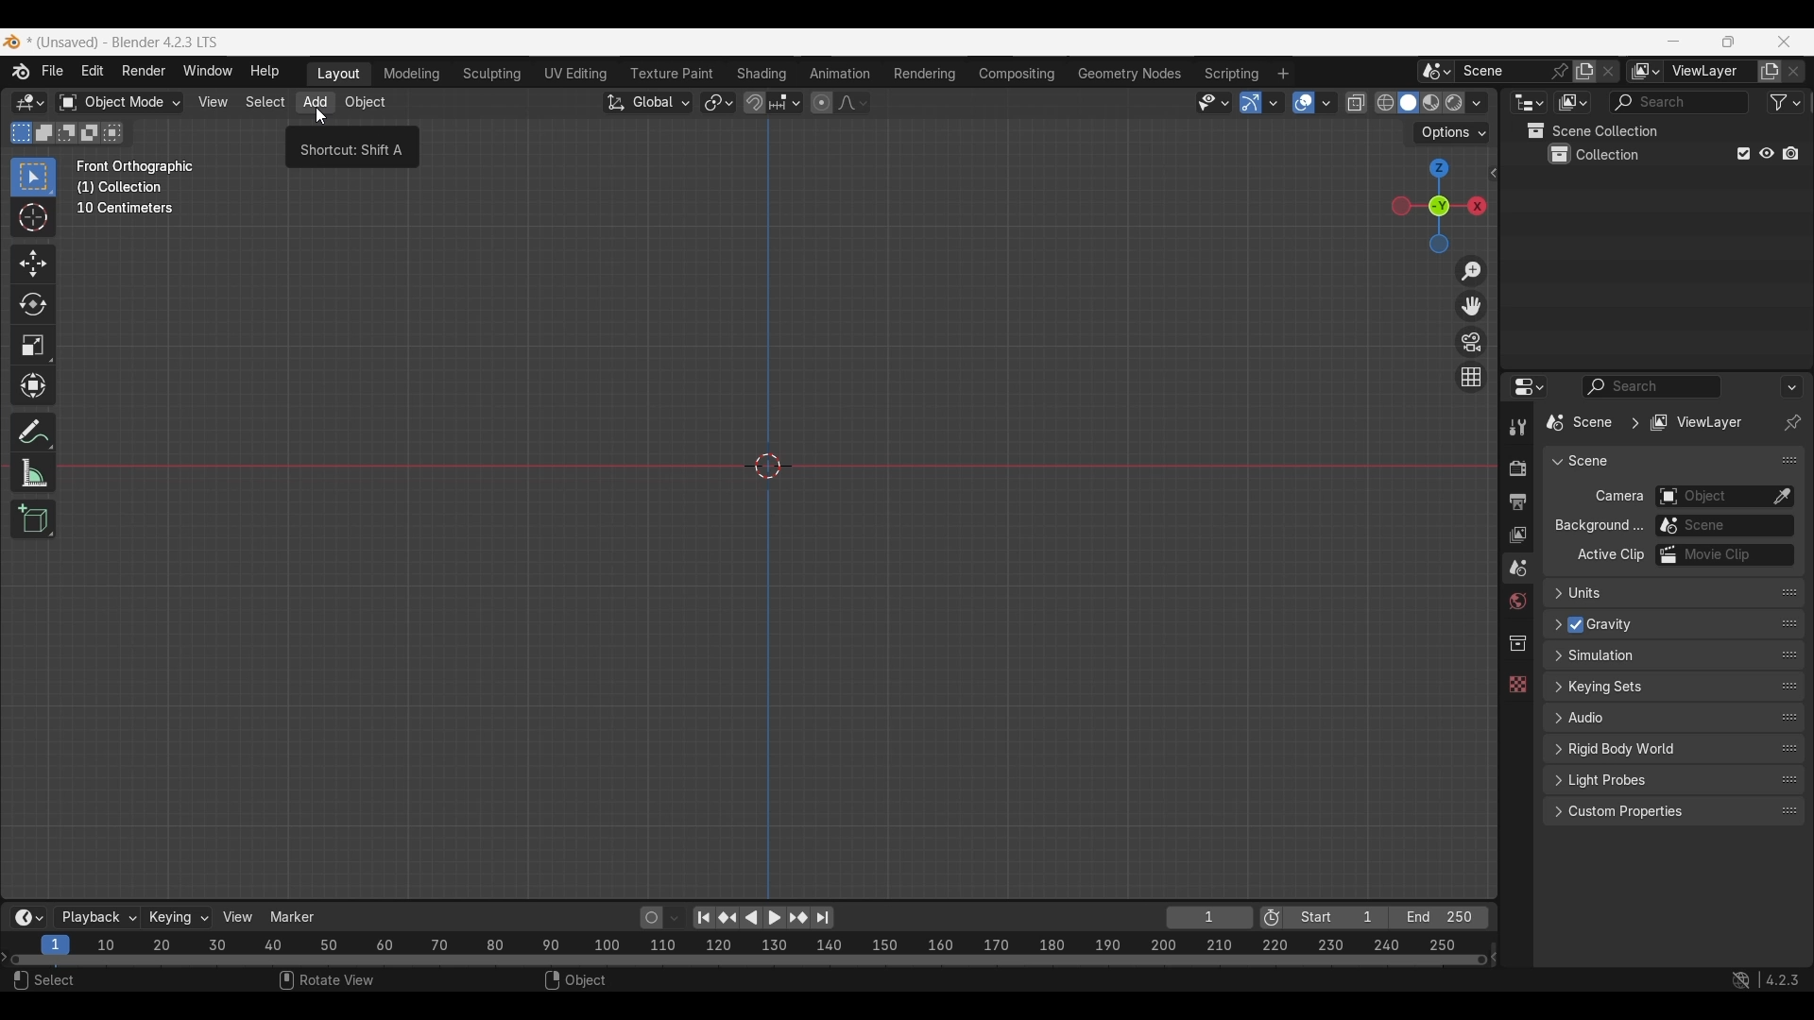  What do you see at coordinates (263, 72) in the screenshot?
I see `Help menu` at bounding box center [263, 72].